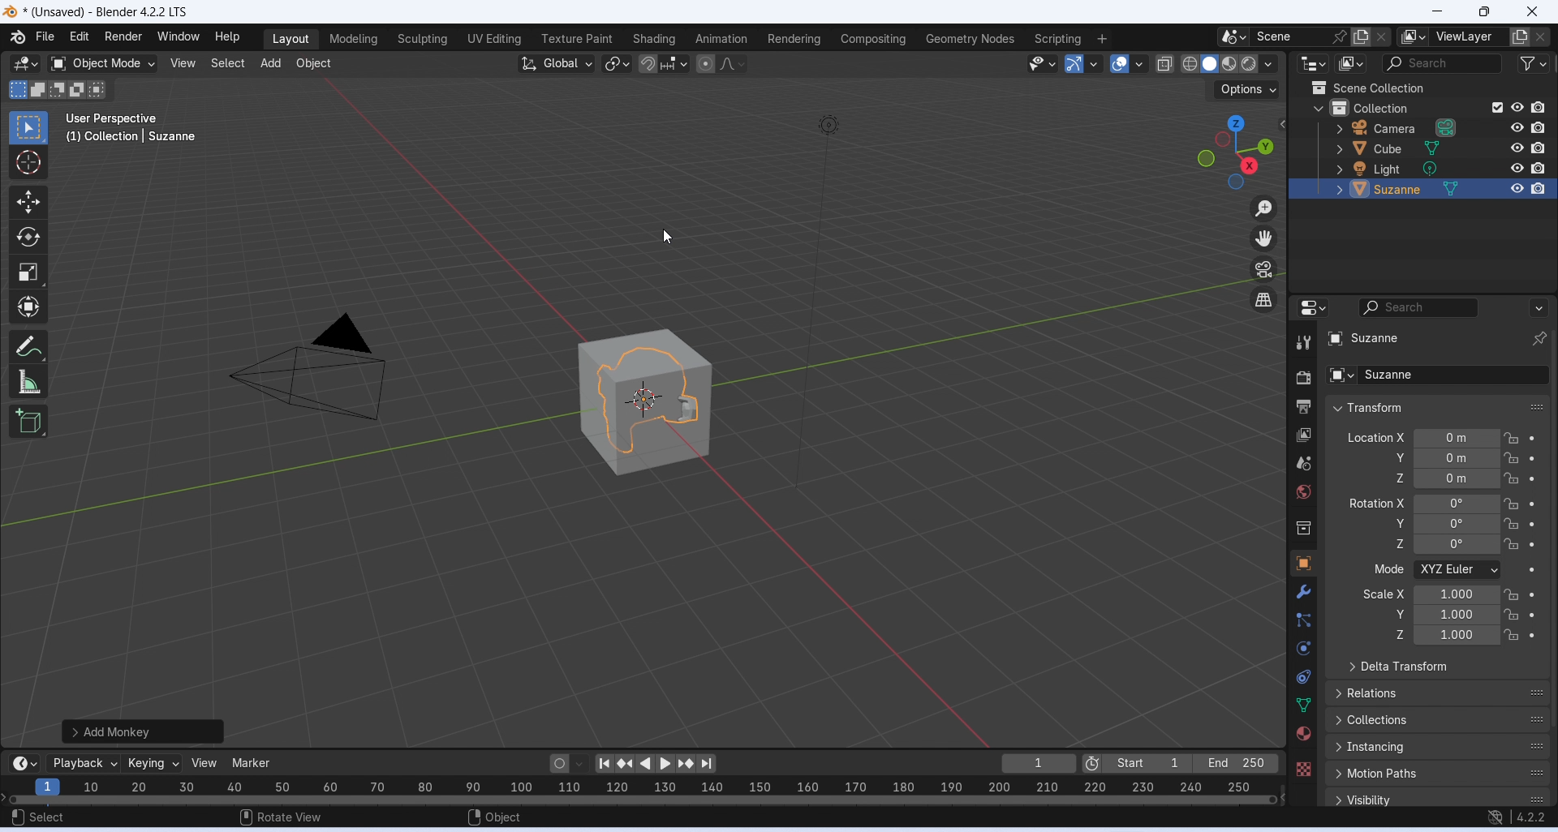  I want to click on Zoom in/out, so click(1263, 210).